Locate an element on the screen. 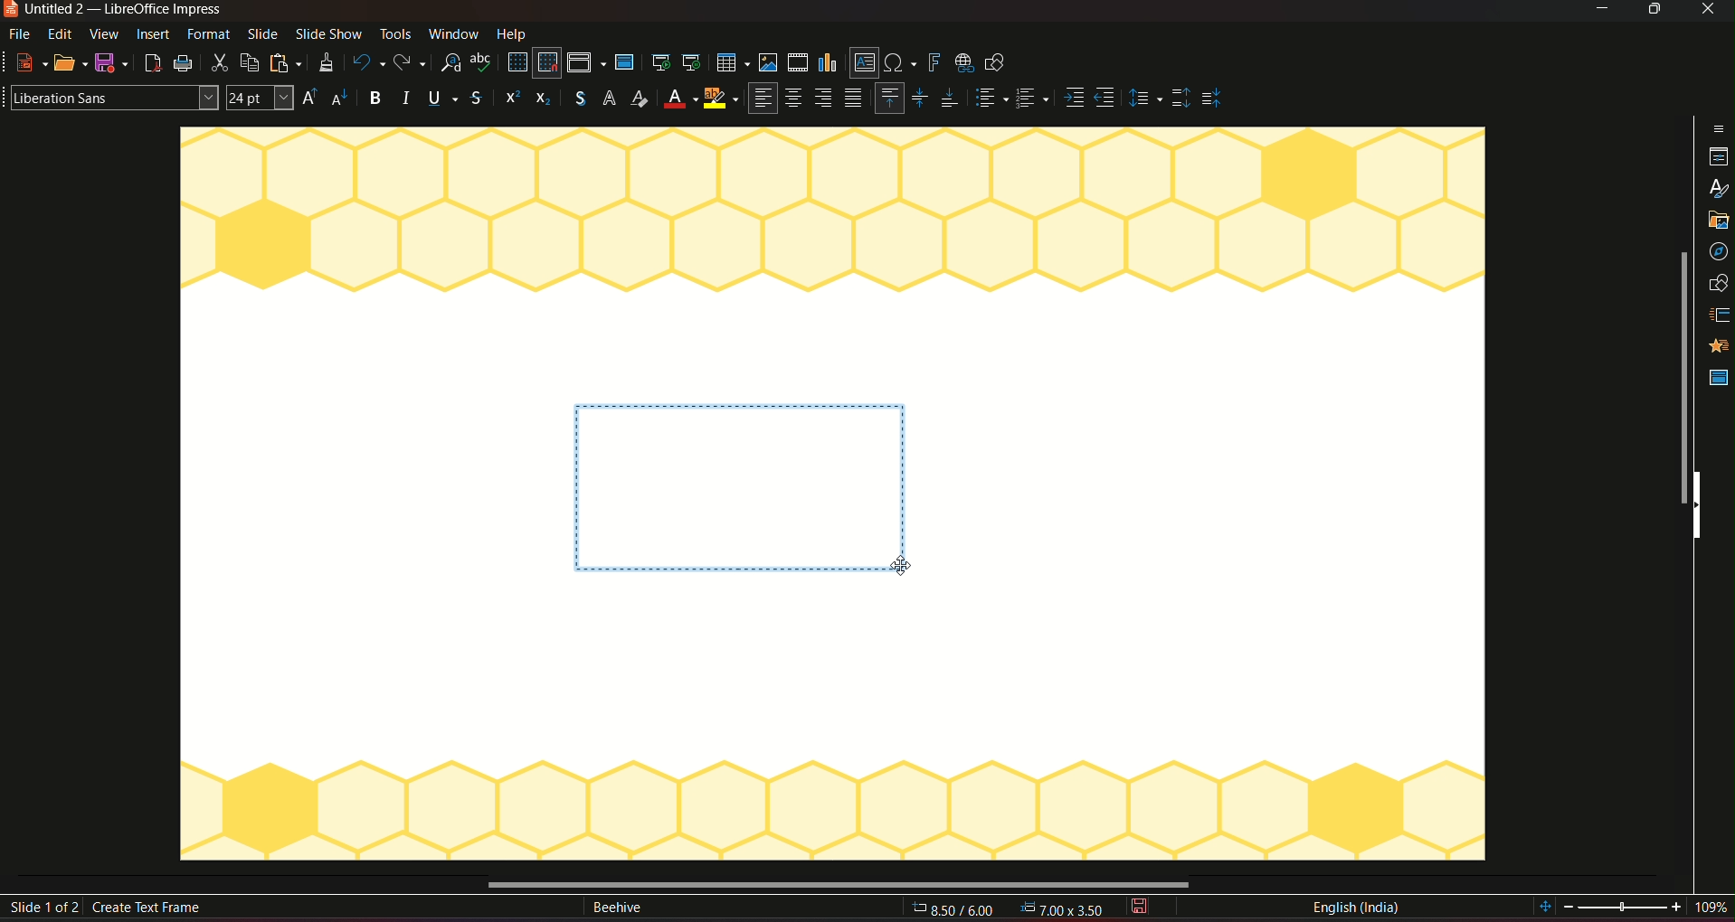  paste is located at coordinates (285, 61).